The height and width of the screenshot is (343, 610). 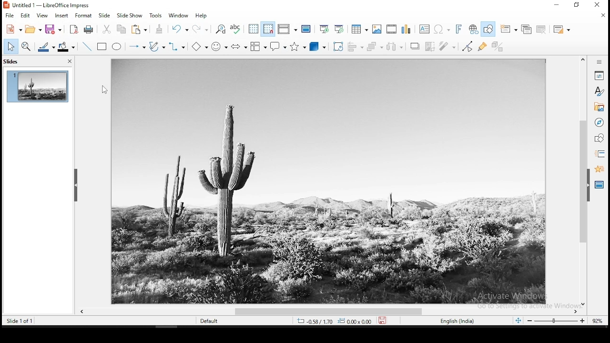 What do you see at coordinates (599, 75) in the screenshot?
I see `properties` at bounding box center [599, 75].